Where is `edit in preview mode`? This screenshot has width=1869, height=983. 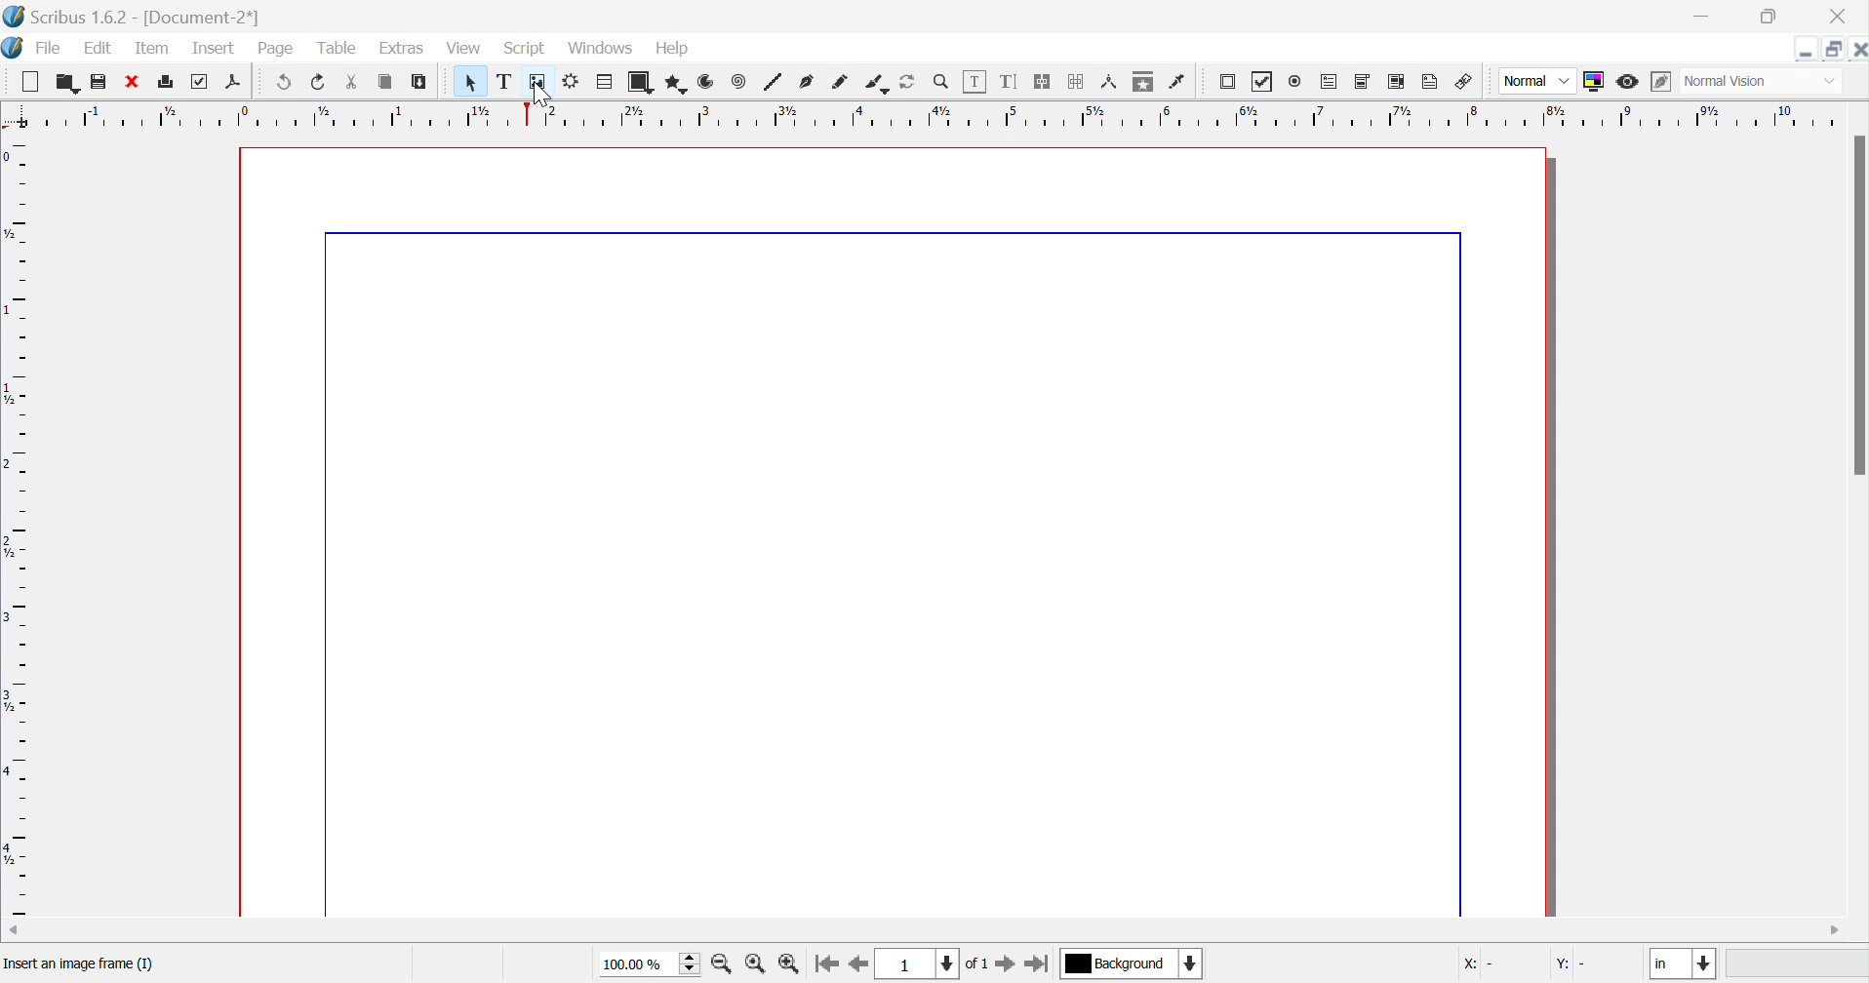 edit in preview mode is located at coordinates (1657, 82).